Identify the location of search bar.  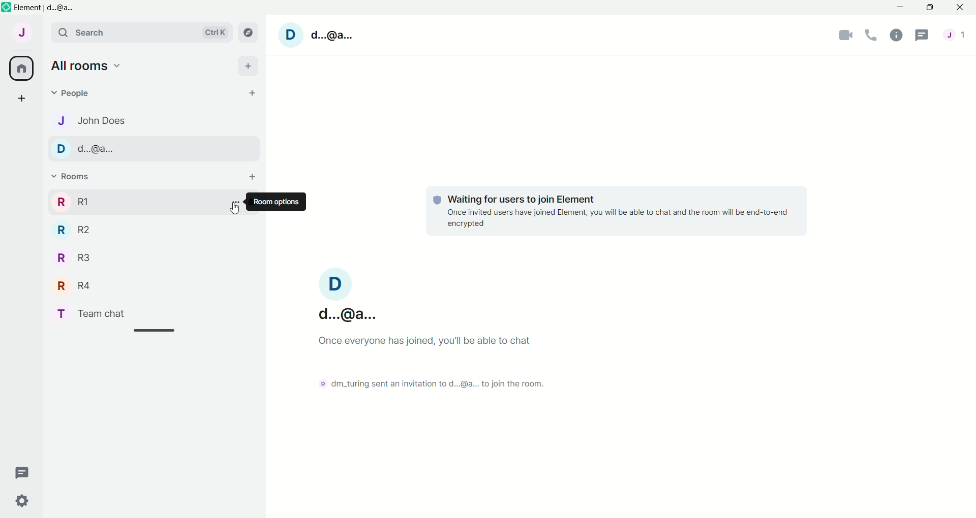
(103, 35).